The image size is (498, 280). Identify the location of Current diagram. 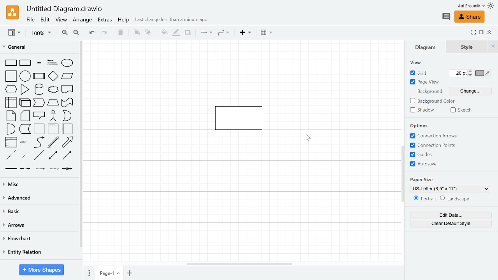
(242, 115).